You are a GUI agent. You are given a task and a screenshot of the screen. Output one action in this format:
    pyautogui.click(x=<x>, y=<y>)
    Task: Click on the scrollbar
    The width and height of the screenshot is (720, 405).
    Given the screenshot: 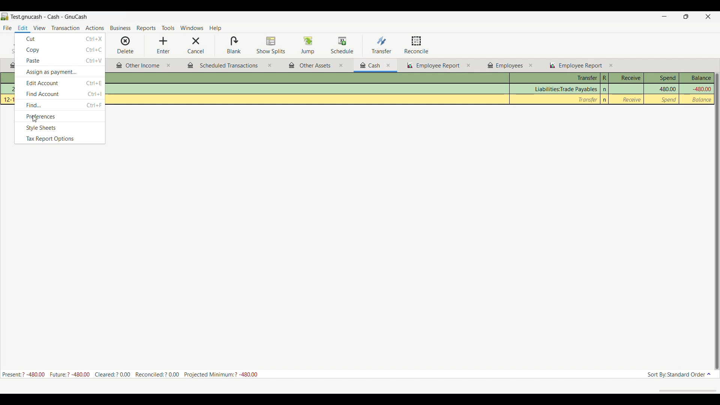 What is the action you would take?
    pyautogui.click(x=717, y=222)
    